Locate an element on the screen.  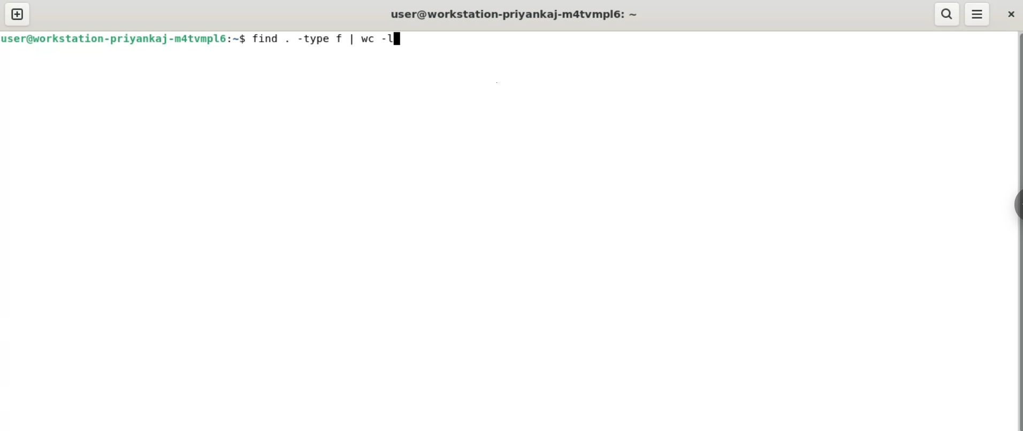
close is located at coordinates (1011, 15).